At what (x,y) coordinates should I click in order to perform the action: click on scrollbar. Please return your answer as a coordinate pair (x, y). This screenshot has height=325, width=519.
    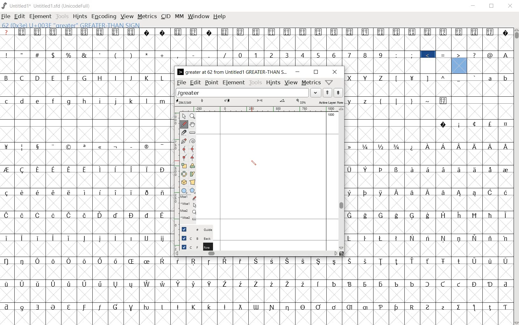
    Looking at the image, I should click on (516, 176).